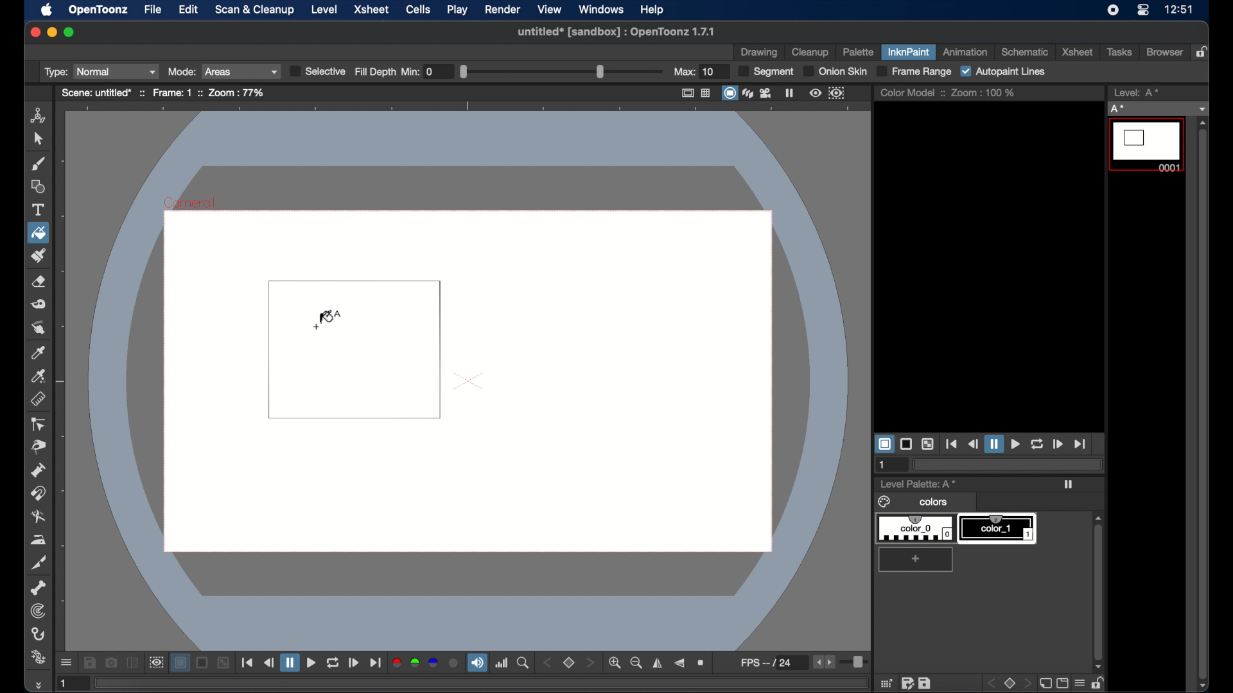 This screenshot has height=693, width=1233. Describe the element at coordinates (34, 33) in the screenshot. I see `close` at that location.